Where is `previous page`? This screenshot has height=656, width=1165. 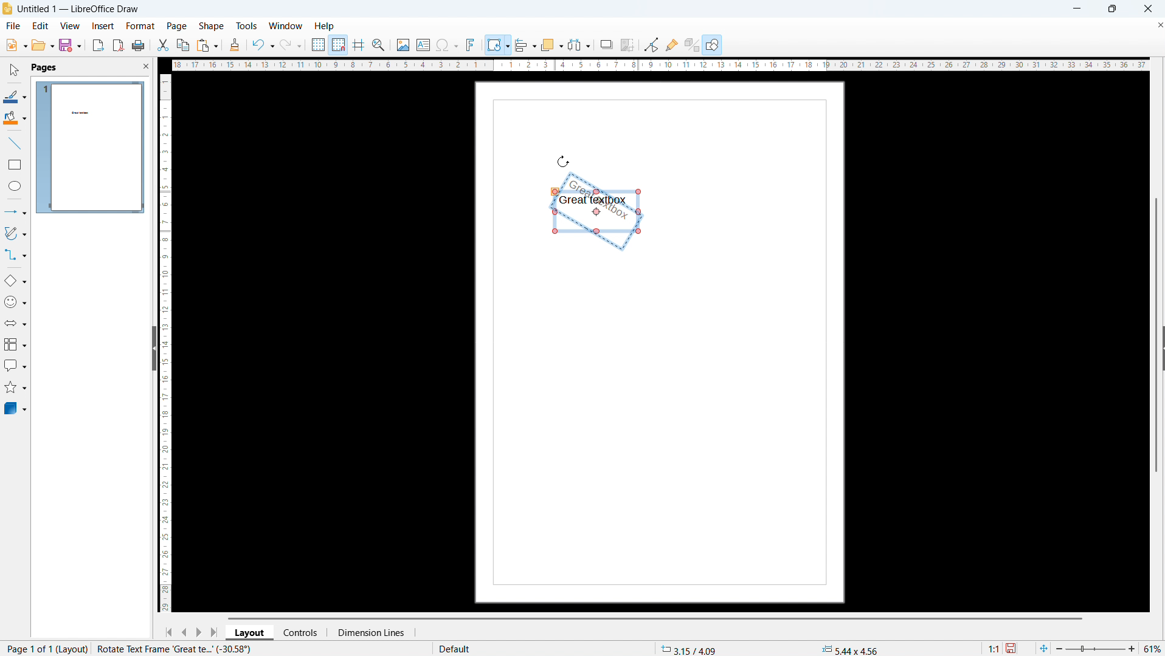
previous page is located at coordinates (184, 632).